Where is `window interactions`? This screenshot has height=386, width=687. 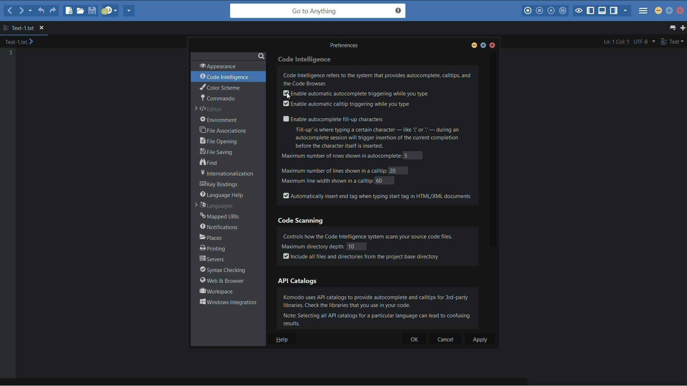
window interactions is located at coordinates (227, 302).